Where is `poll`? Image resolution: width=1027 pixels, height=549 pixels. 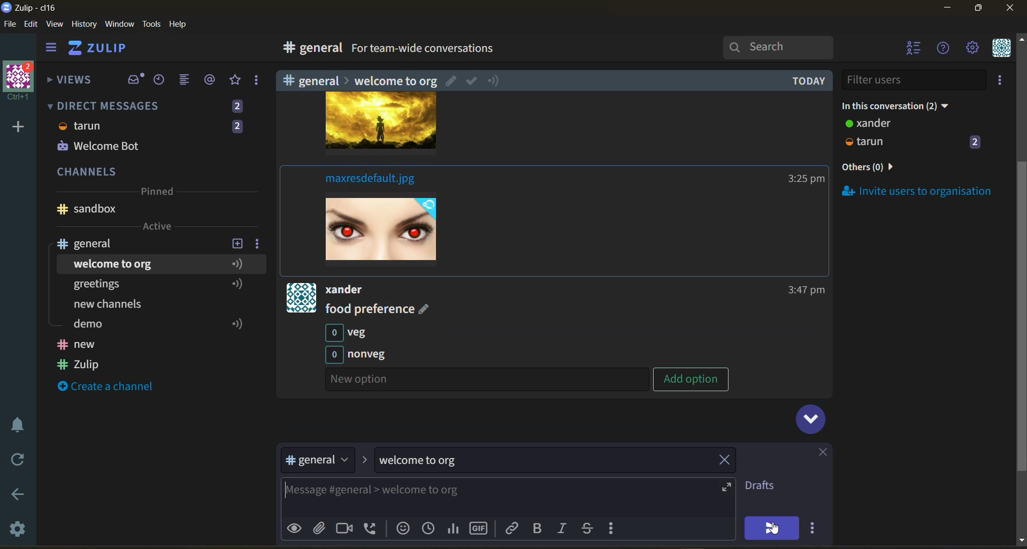
poll is located at coordinates (456, 529).